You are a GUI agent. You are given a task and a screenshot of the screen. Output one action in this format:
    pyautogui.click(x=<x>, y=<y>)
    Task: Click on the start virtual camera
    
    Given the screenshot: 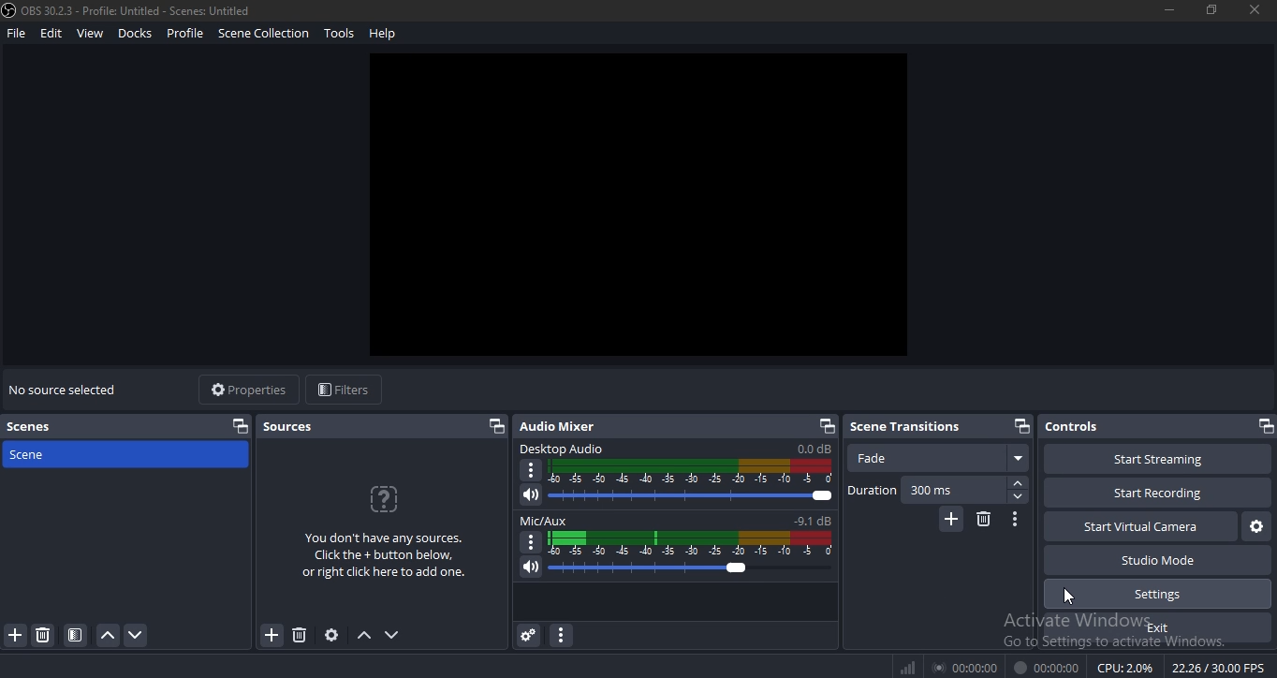 What is the action you would take?
    pyautogui.click(x=1254, y=527)
    